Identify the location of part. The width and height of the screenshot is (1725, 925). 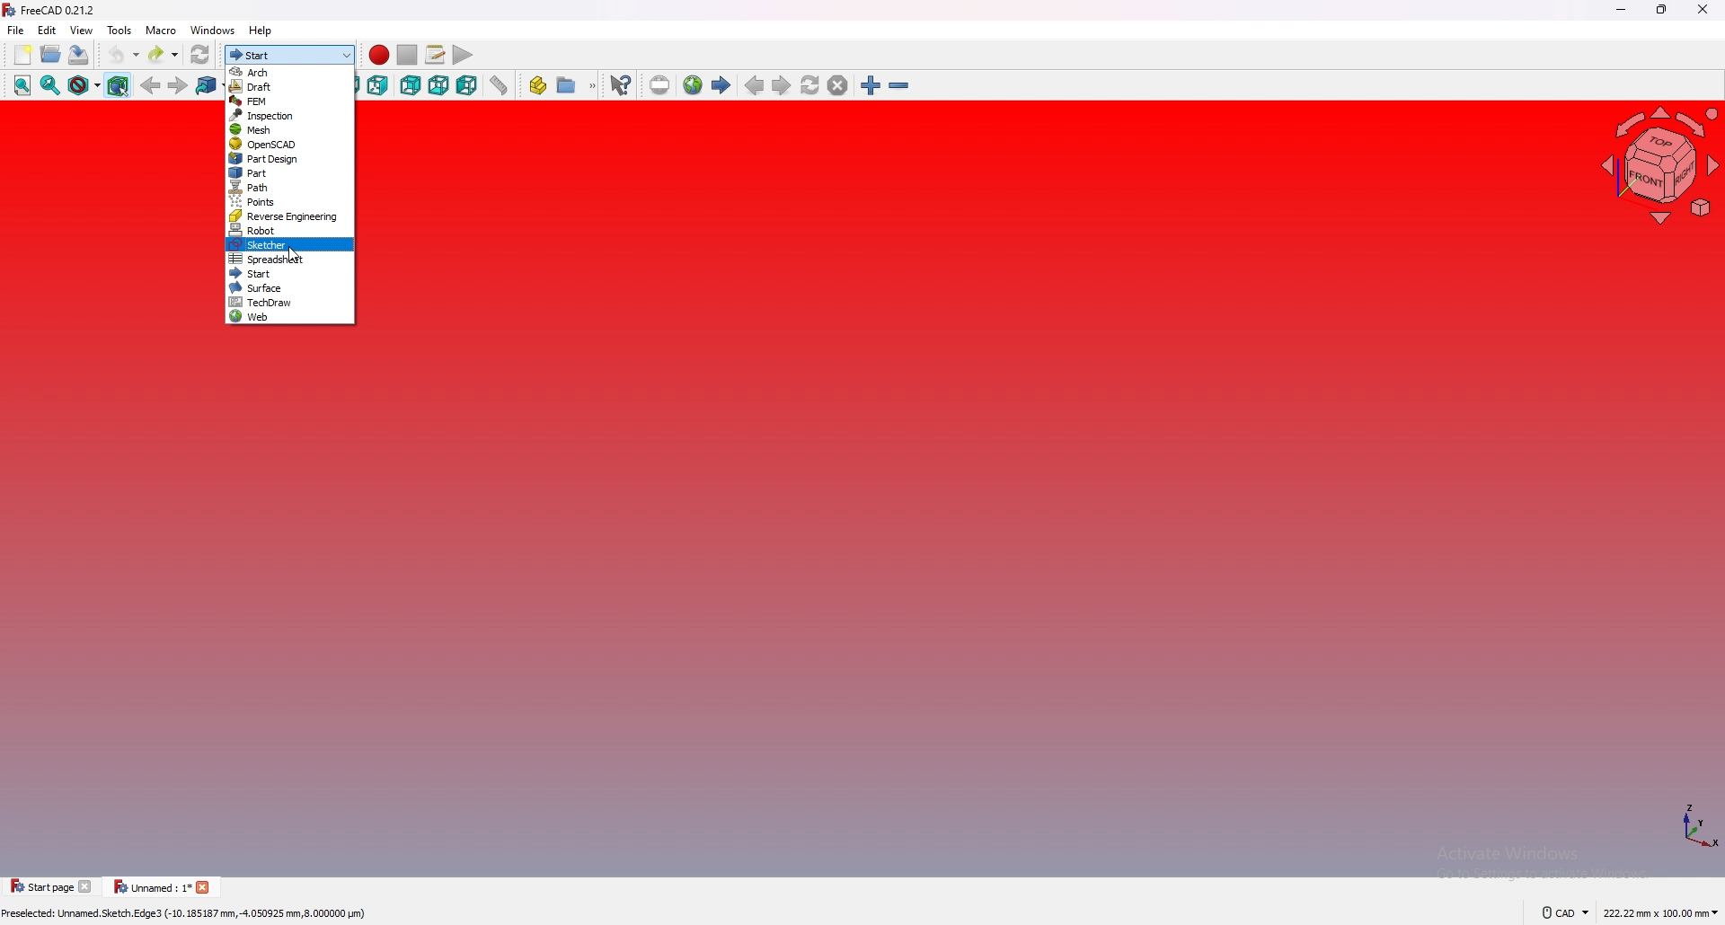
(288, 172).